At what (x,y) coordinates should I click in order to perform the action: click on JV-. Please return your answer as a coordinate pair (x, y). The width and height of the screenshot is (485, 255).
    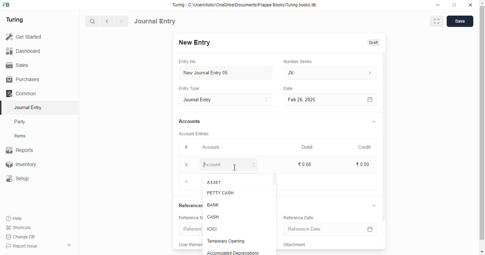
    Looking at the image, I should click on (330, 73).